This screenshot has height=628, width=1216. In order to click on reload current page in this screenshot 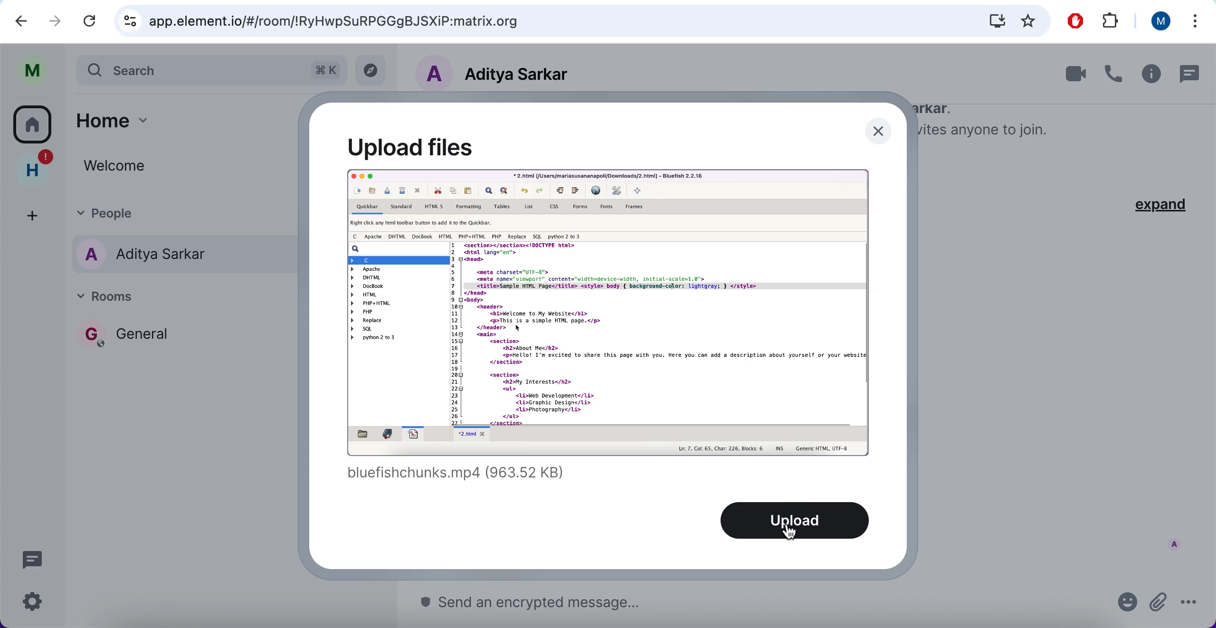, I will do `click(93, 20)`.